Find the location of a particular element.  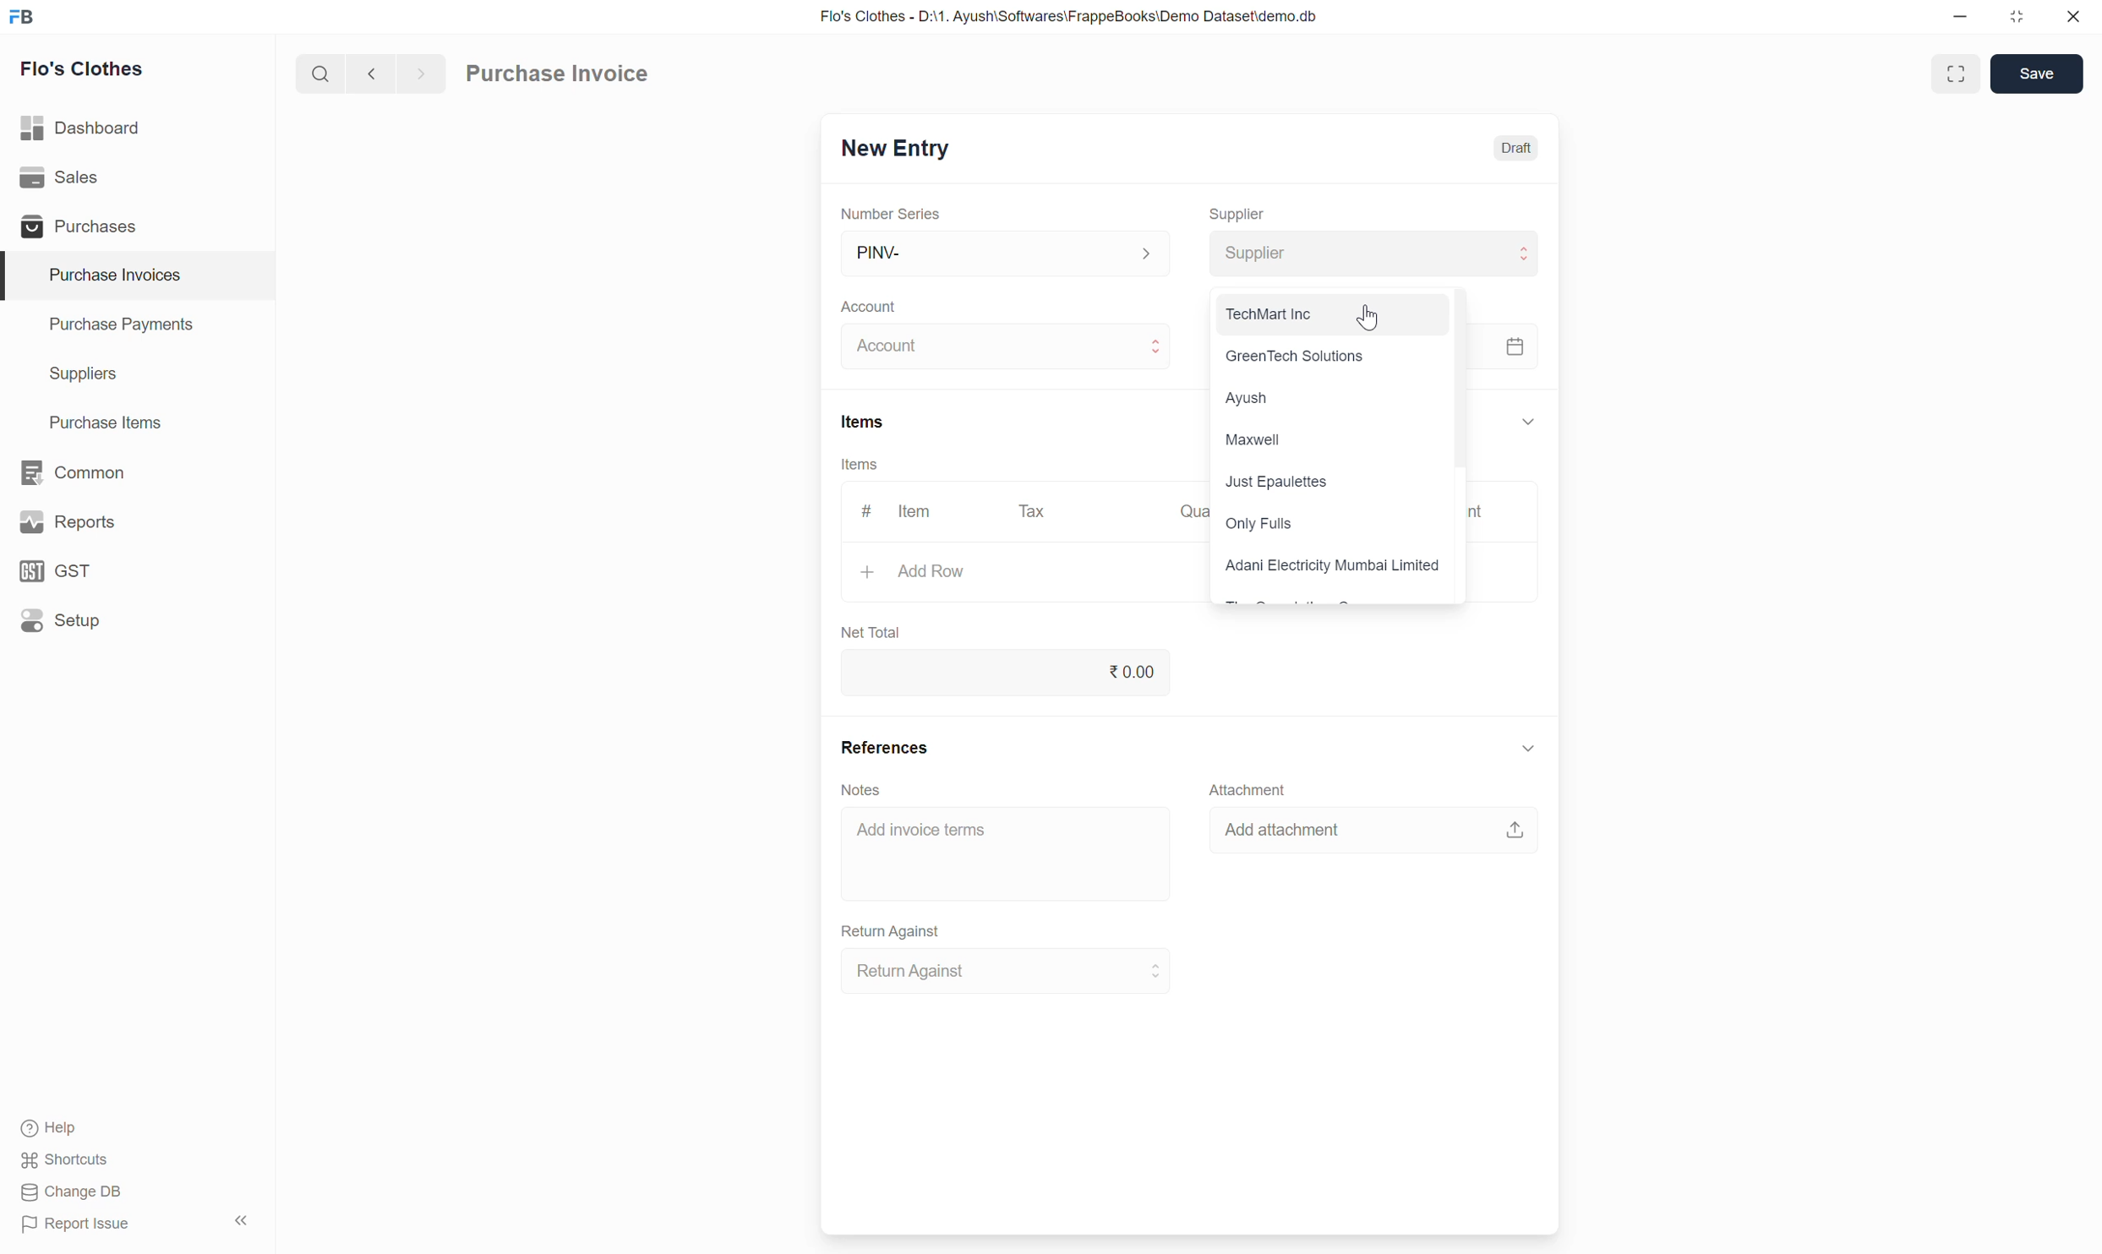

TechMart Inc is located at coordinates (1332, 315).